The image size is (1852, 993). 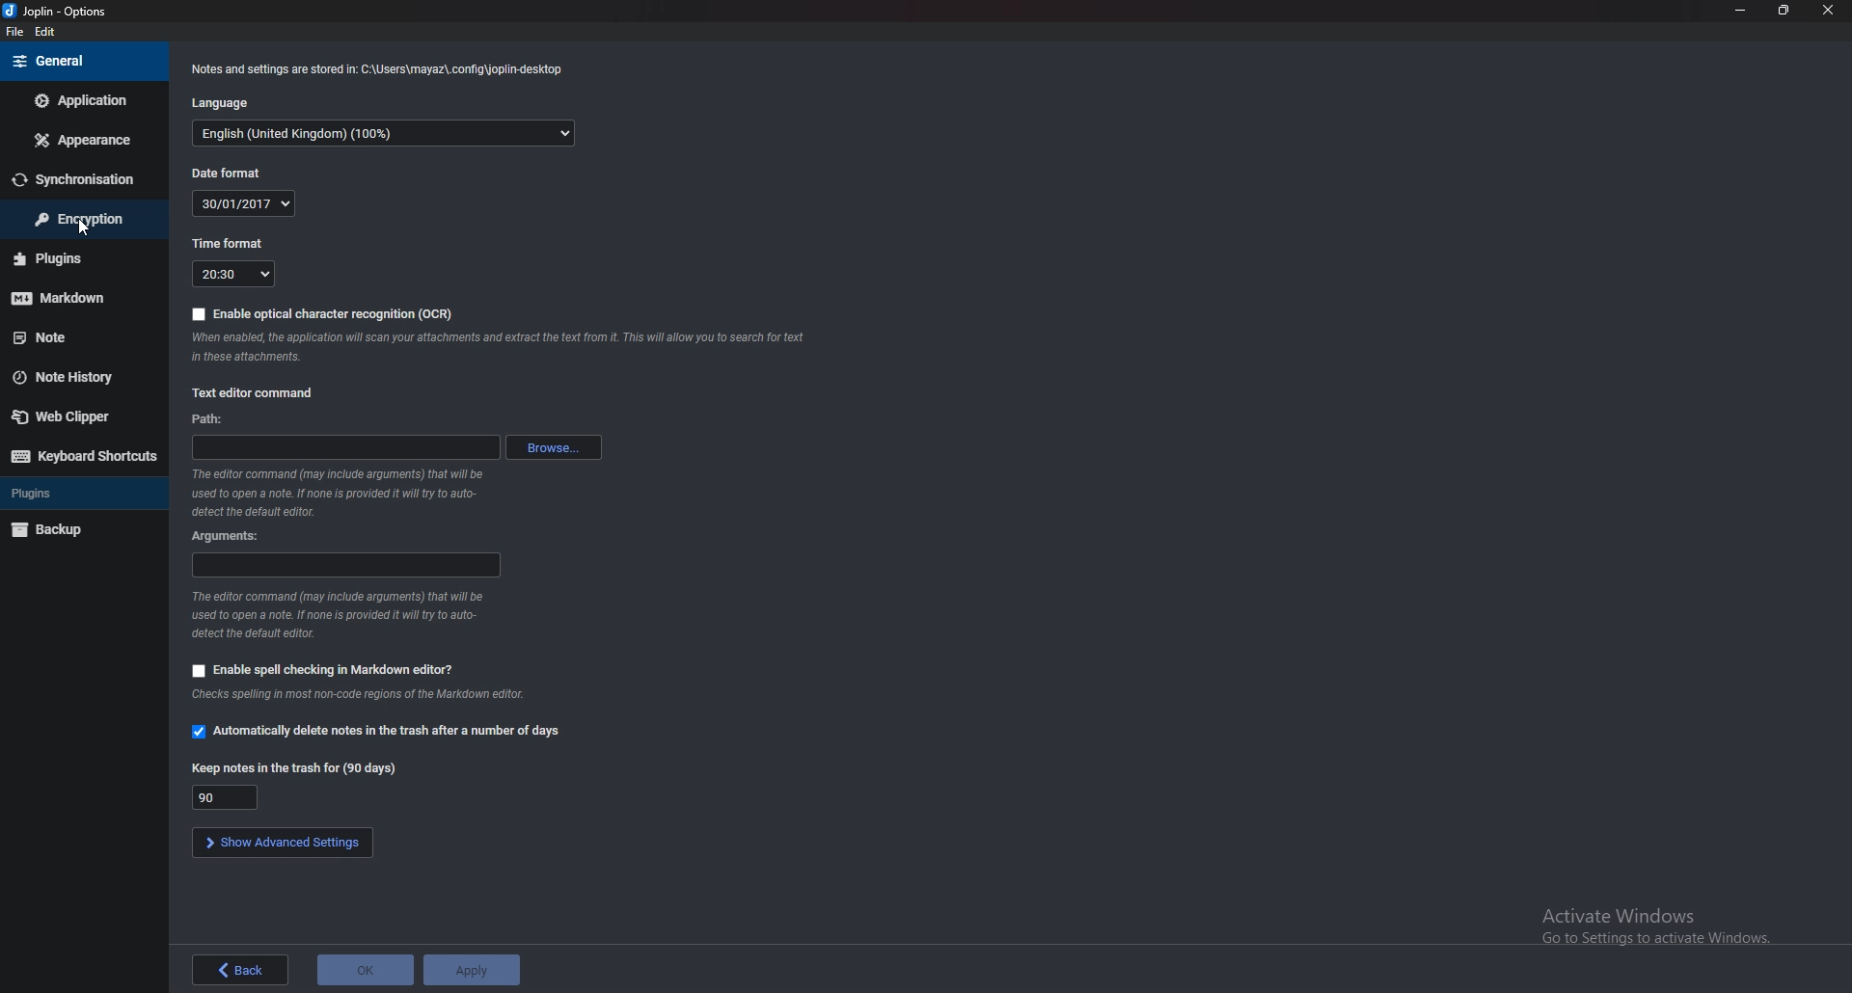 I want to click on sync, so click(x=82, y=180).